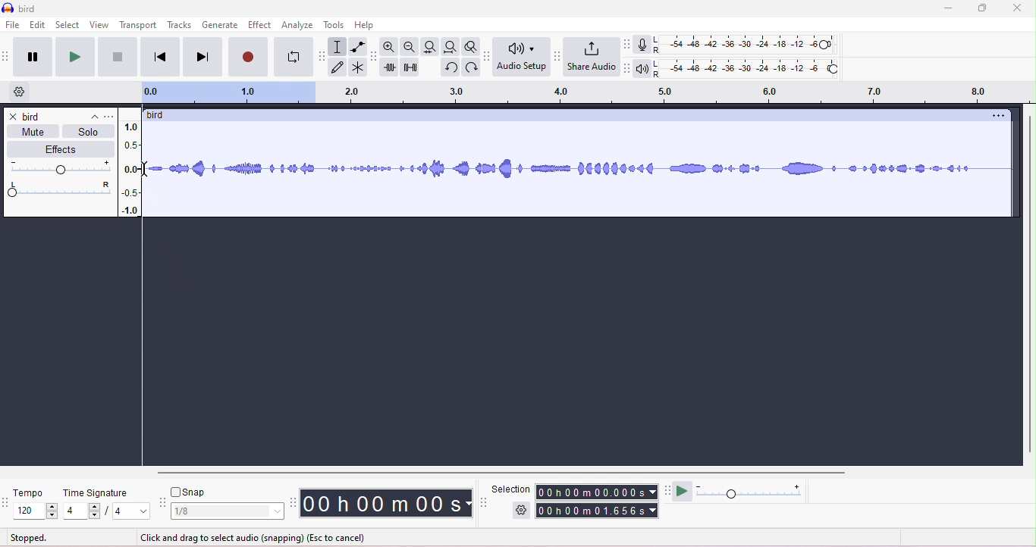 This screenshot has height=547, width=1036. Describe the element at coordinates (1028, 285) in the screenshot. I see `vertical scroll bar` at that location.